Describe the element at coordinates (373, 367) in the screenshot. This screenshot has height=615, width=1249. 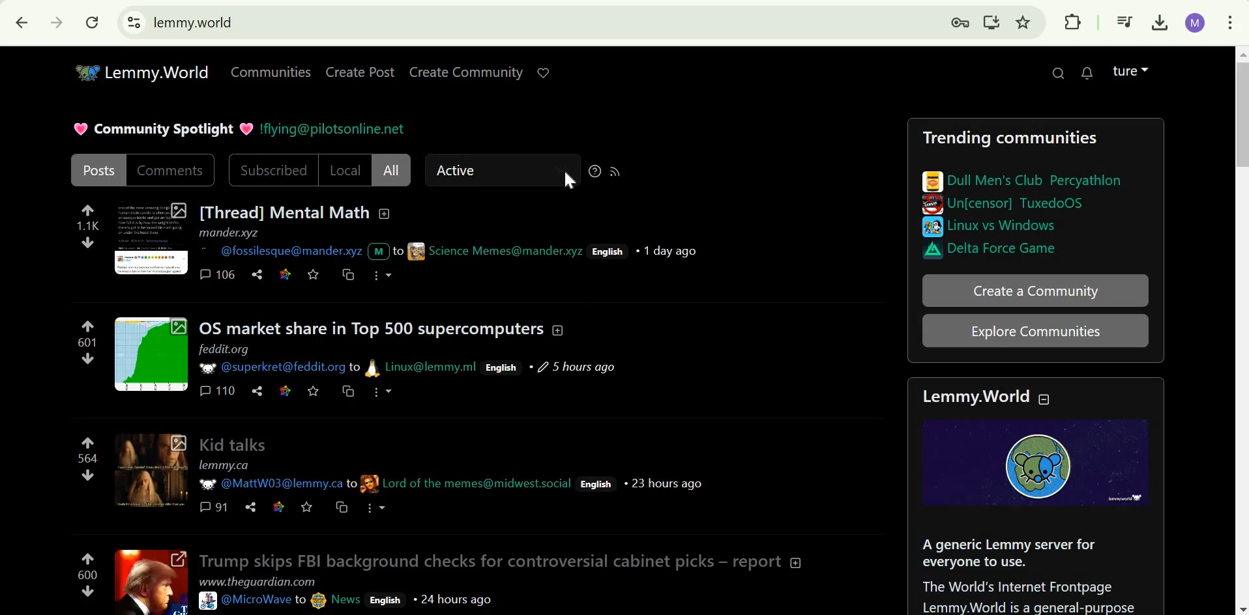
I see `picture` at that location.